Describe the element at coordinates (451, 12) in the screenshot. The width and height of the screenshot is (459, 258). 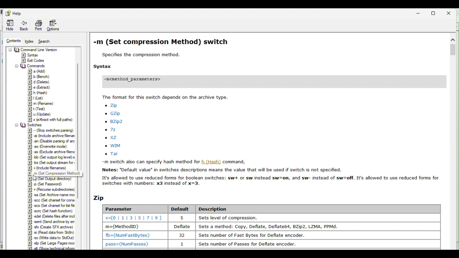
I see `Close` at that location.